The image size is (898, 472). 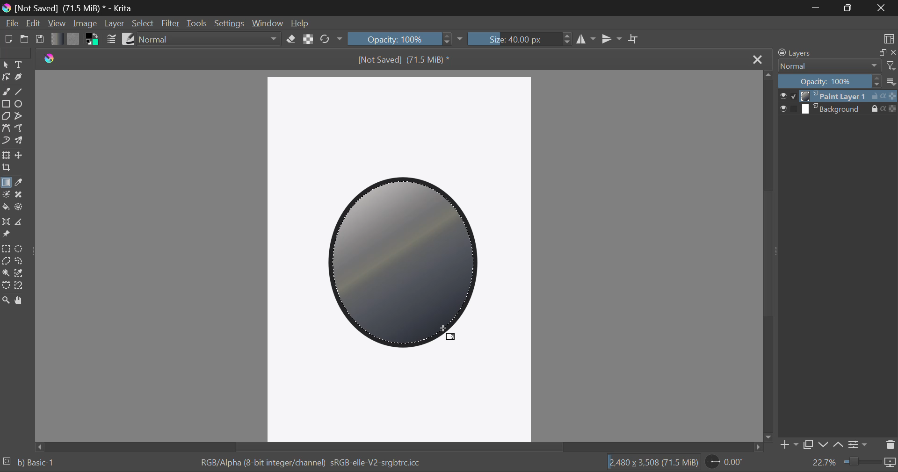 I want to click on Calligraphic Tool, so click(x=20, y=79).